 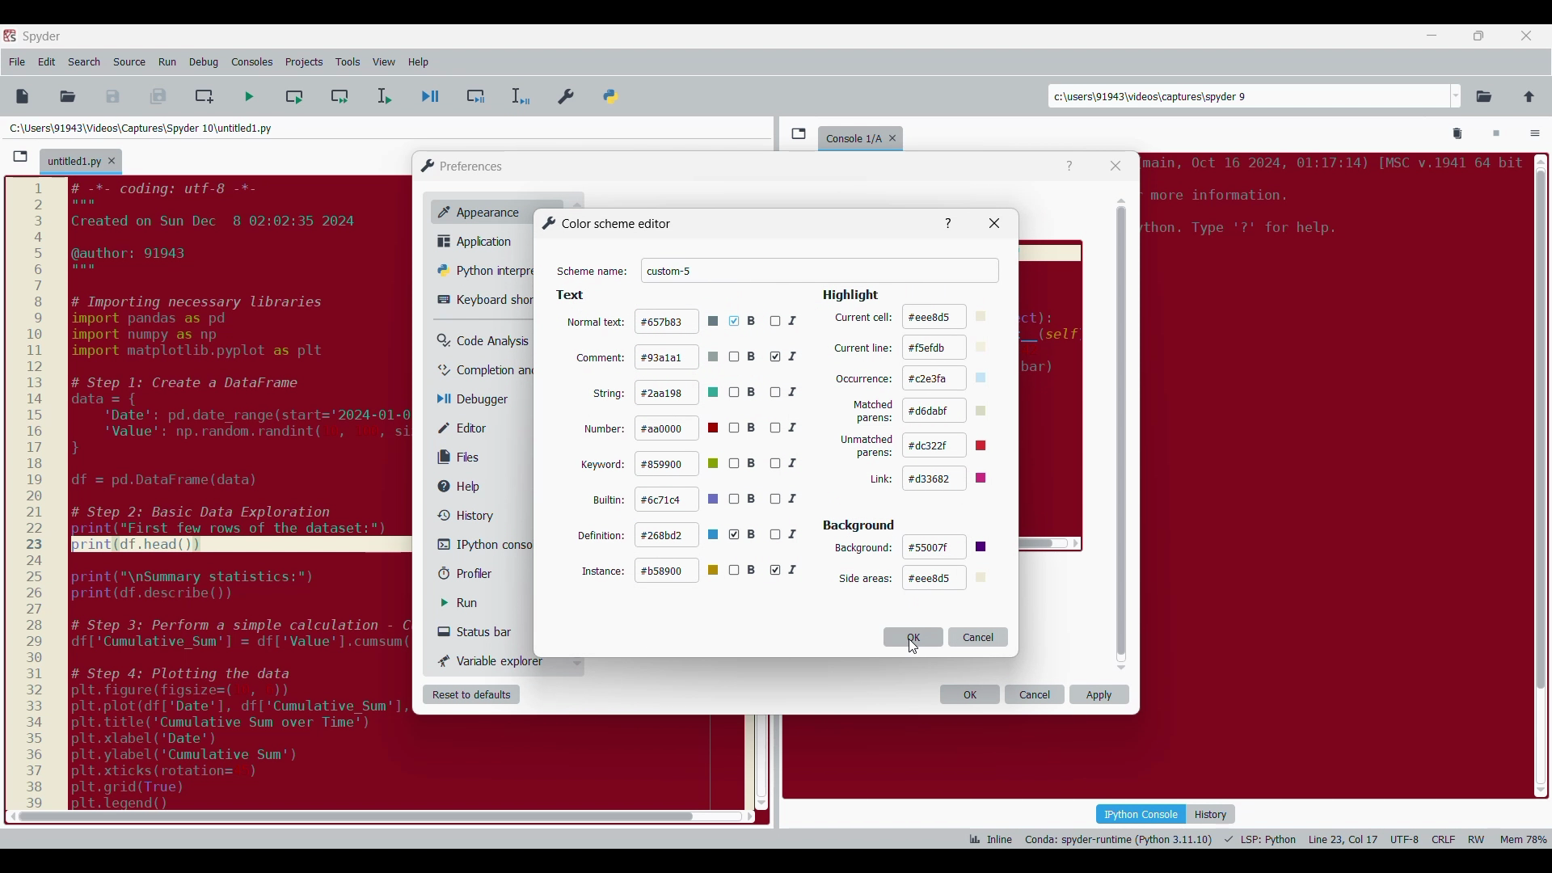 I want to click on code, so click(x=242, y=491).